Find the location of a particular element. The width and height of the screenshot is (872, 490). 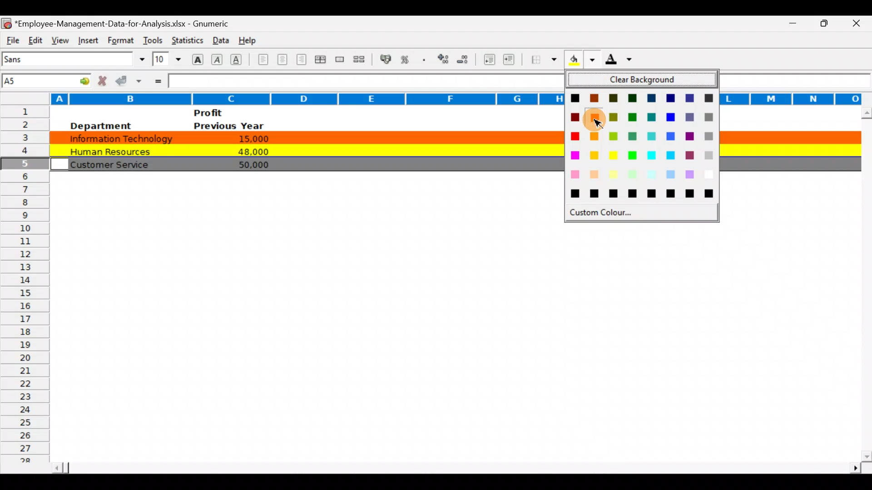

Cells is located at coordinates (447, 333).